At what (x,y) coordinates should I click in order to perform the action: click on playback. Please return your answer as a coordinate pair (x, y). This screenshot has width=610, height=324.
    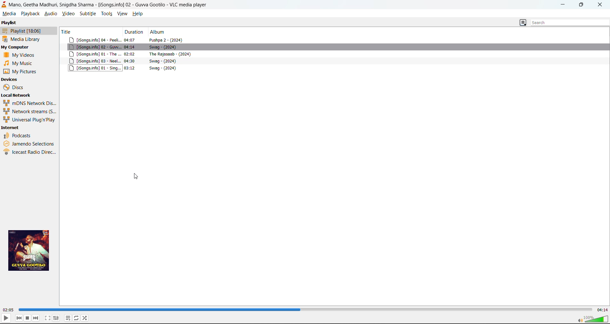
    Looking at the image, I should click on (30, 14).